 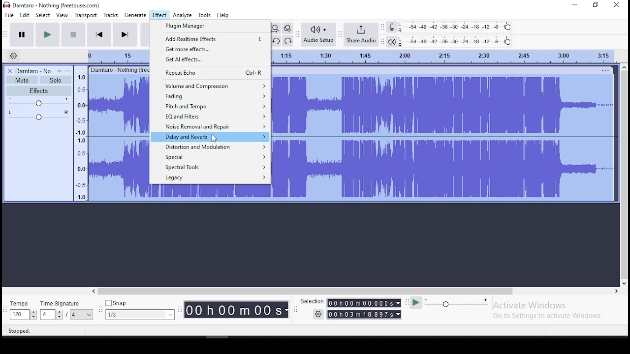 What do you see at coordinates (416, 304) in the screenshot?
I see `play` at bounding box center [416, 304].